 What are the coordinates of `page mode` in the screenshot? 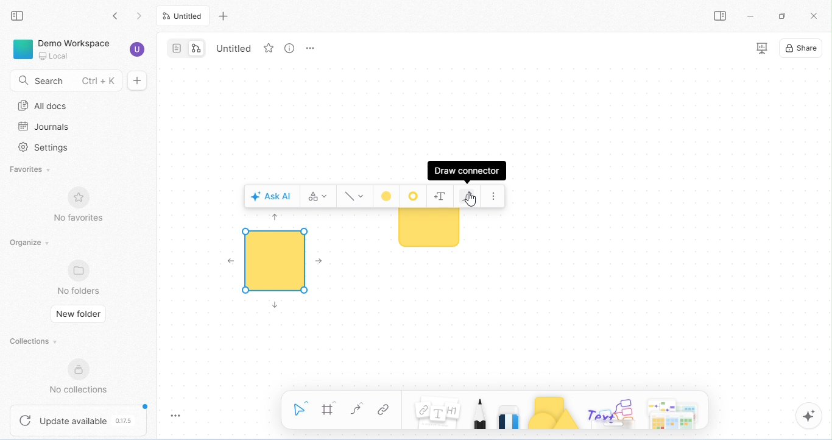 It's located at (177, 48).